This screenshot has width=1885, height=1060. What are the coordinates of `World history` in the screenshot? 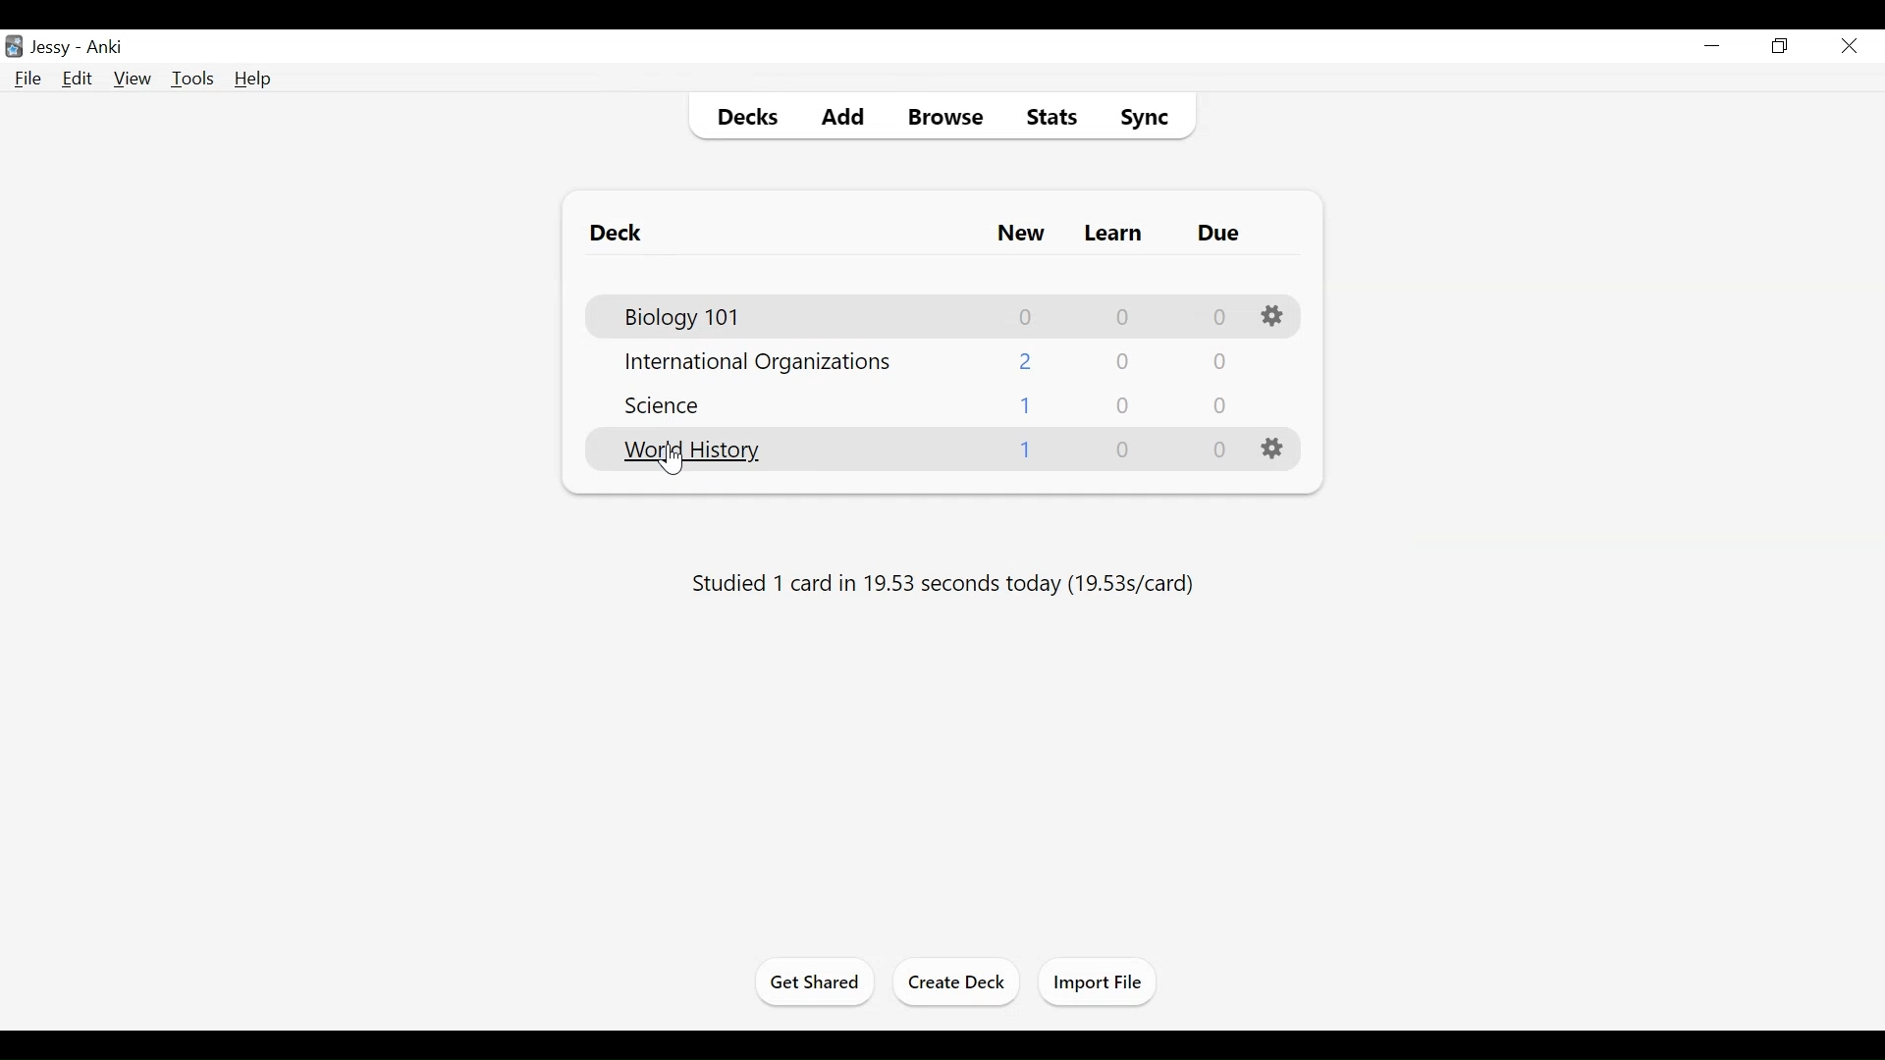 It's located at (690, 451).